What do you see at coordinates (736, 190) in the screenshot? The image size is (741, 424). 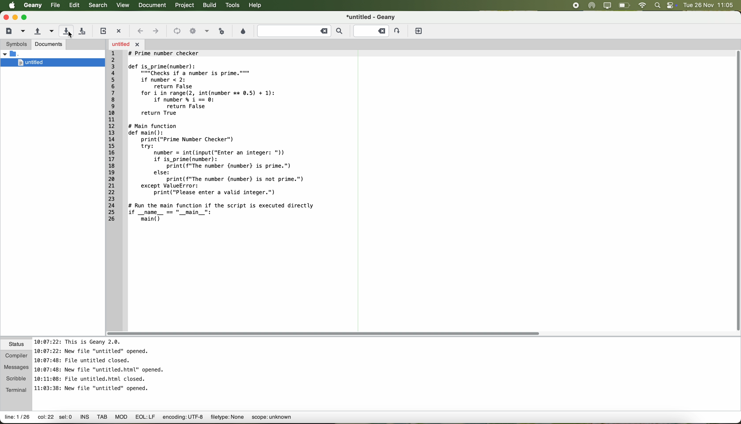 I see `scroll bar` at bounding box center [736, 190].